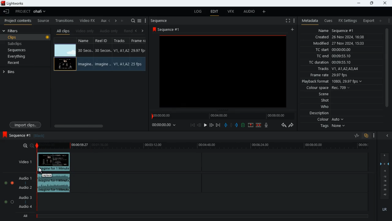  I want to click on forward, so click(211, 125).